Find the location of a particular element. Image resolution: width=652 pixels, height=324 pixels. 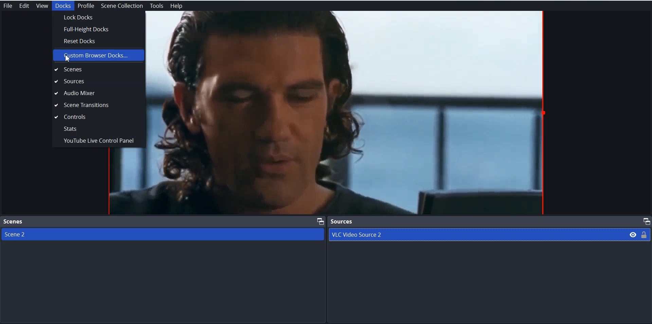

Profile is located at coordinates (86, 6).